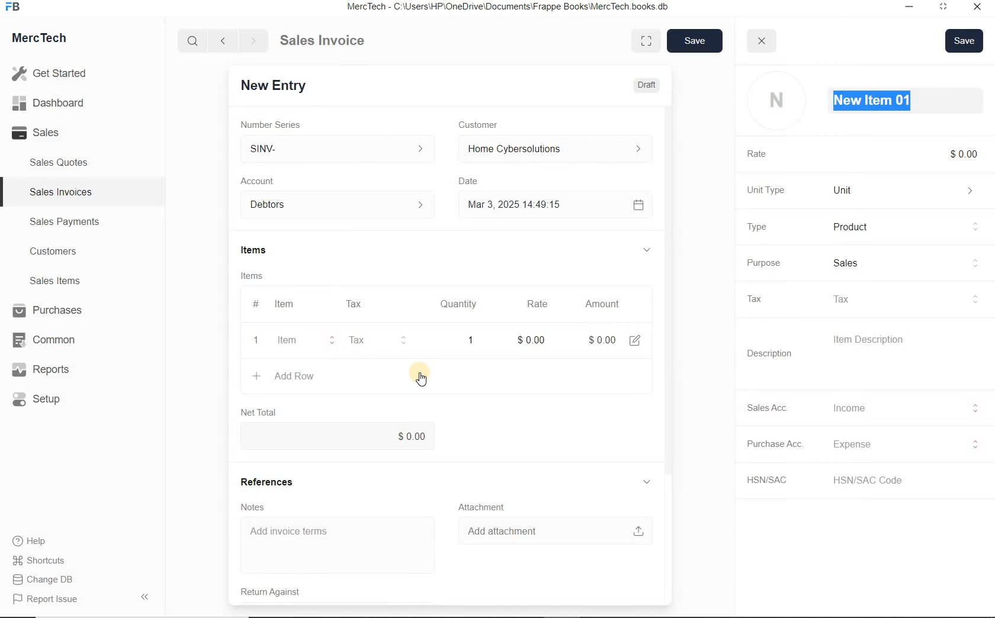 The width and height of the screenshot is (995, 618). Describe the element at coordinates (872, 100) in the screenshot. I see `item name: New item 01` at that location.